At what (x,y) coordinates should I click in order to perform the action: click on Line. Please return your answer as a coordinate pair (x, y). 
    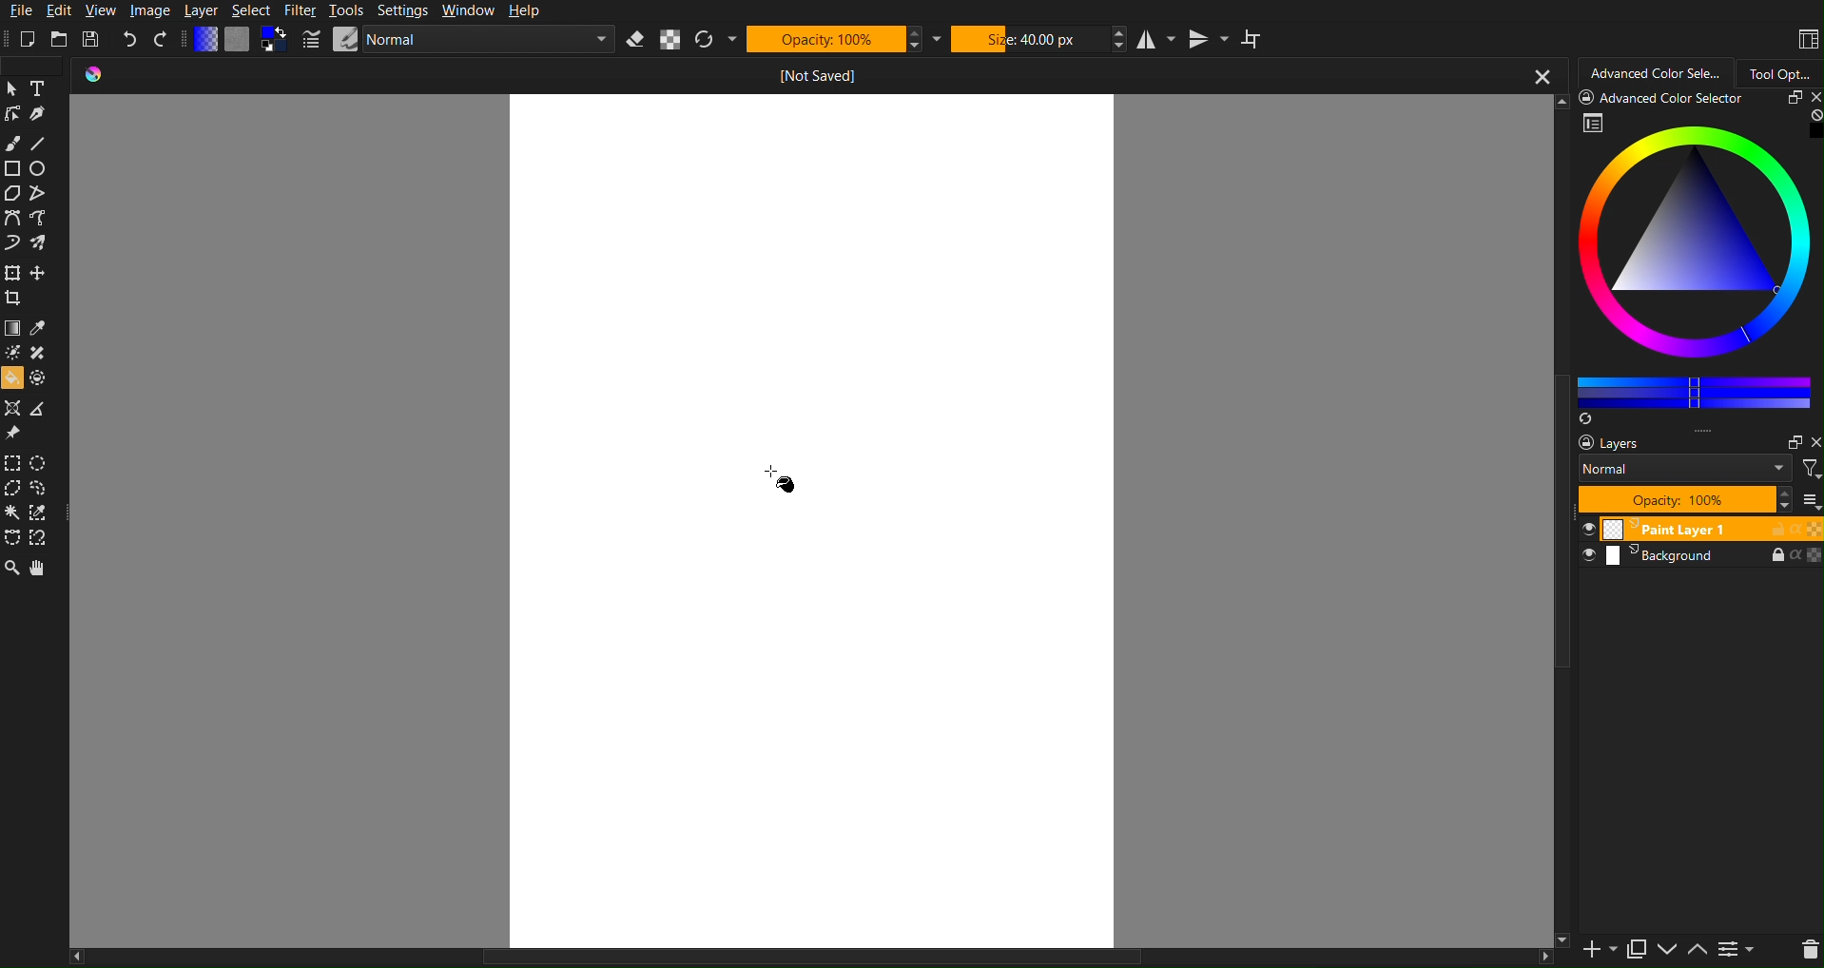
    Looking at the image, I should click on (40, 139).